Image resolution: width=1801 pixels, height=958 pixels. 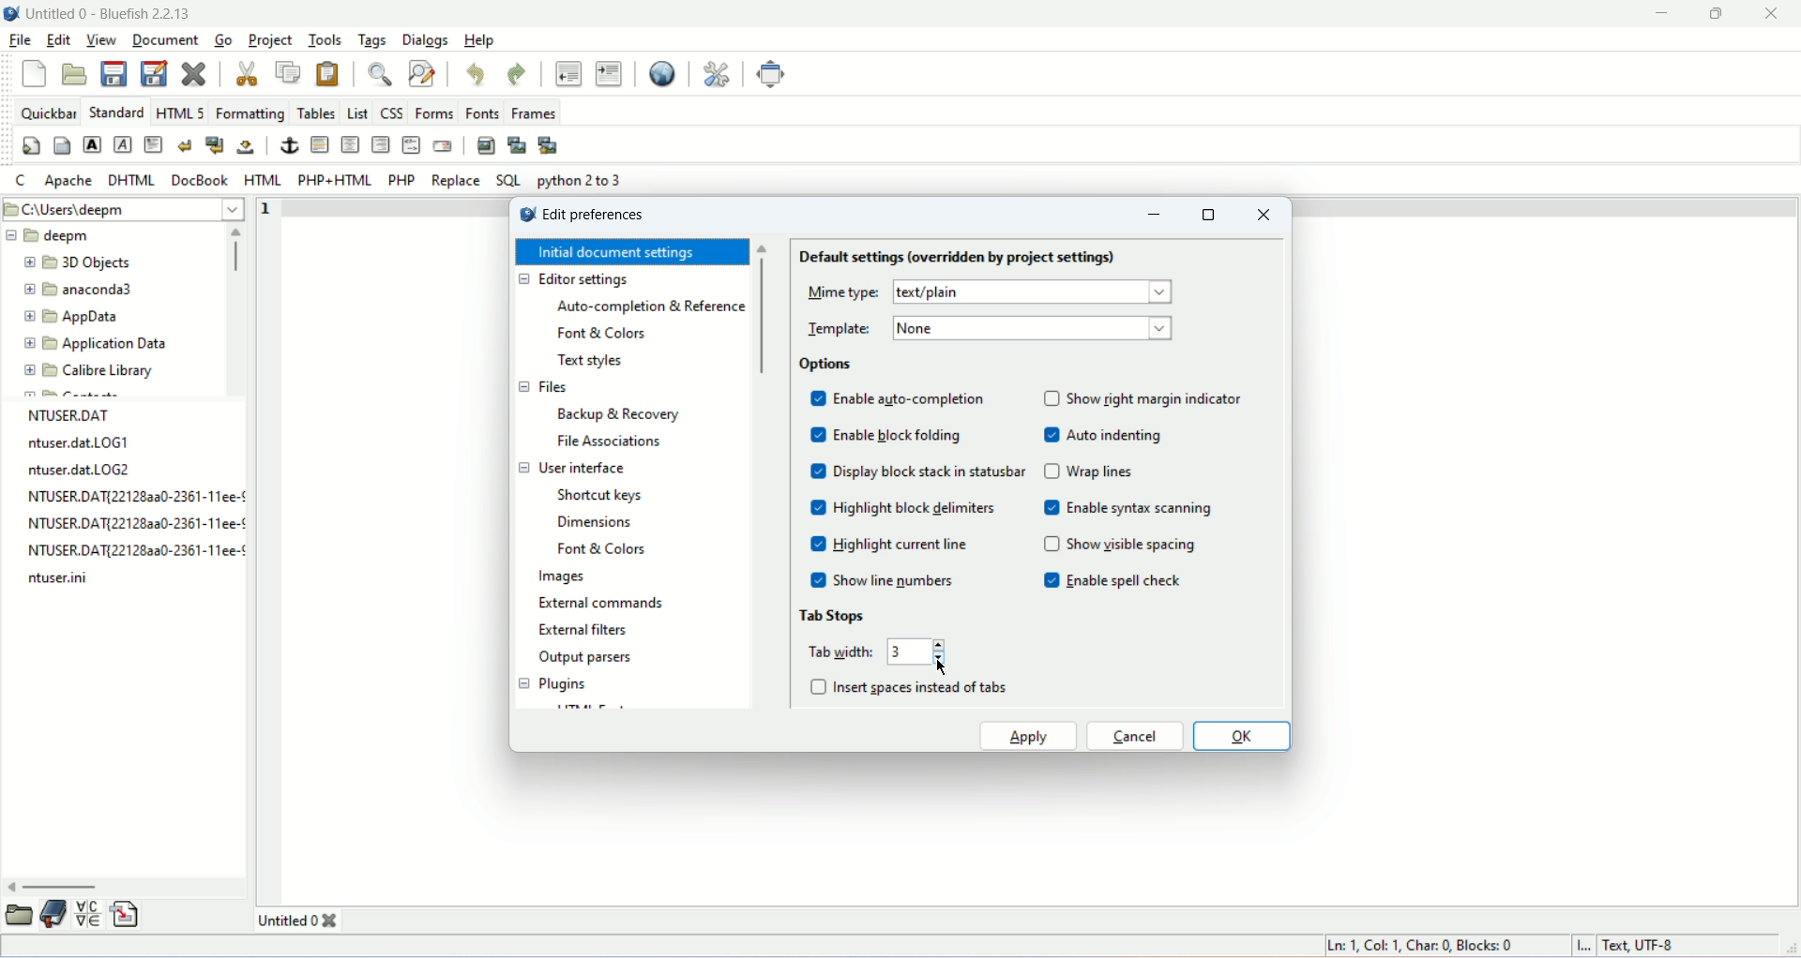 I want to click on horizontal rule, so click(x=319, y=145).